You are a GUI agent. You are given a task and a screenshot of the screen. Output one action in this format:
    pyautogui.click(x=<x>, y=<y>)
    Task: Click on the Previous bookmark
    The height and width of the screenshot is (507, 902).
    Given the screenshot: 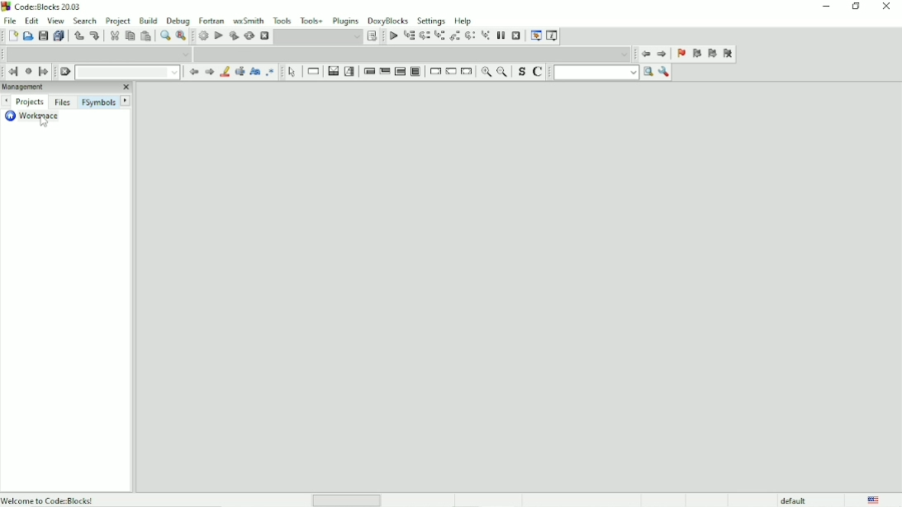 What is the action you would take?
    pyautogui.click(x=696, y=55)
    